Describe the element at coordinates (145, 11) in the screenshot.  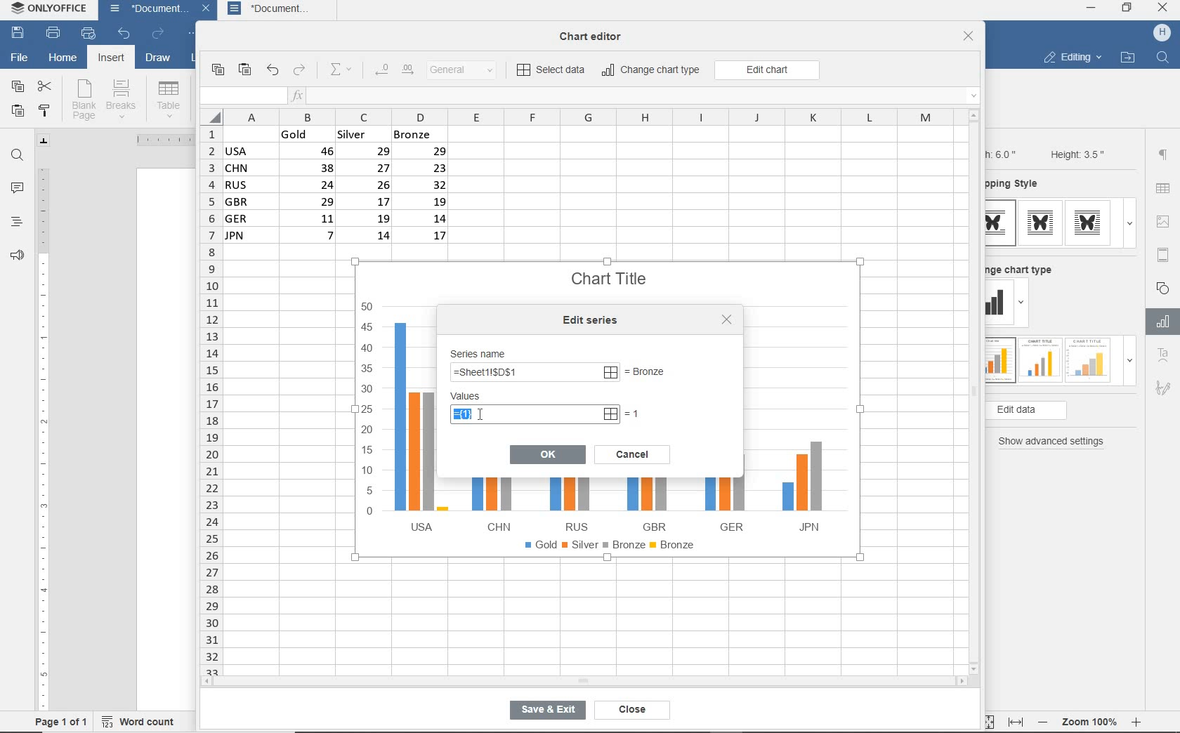
I see `document name` at that location.